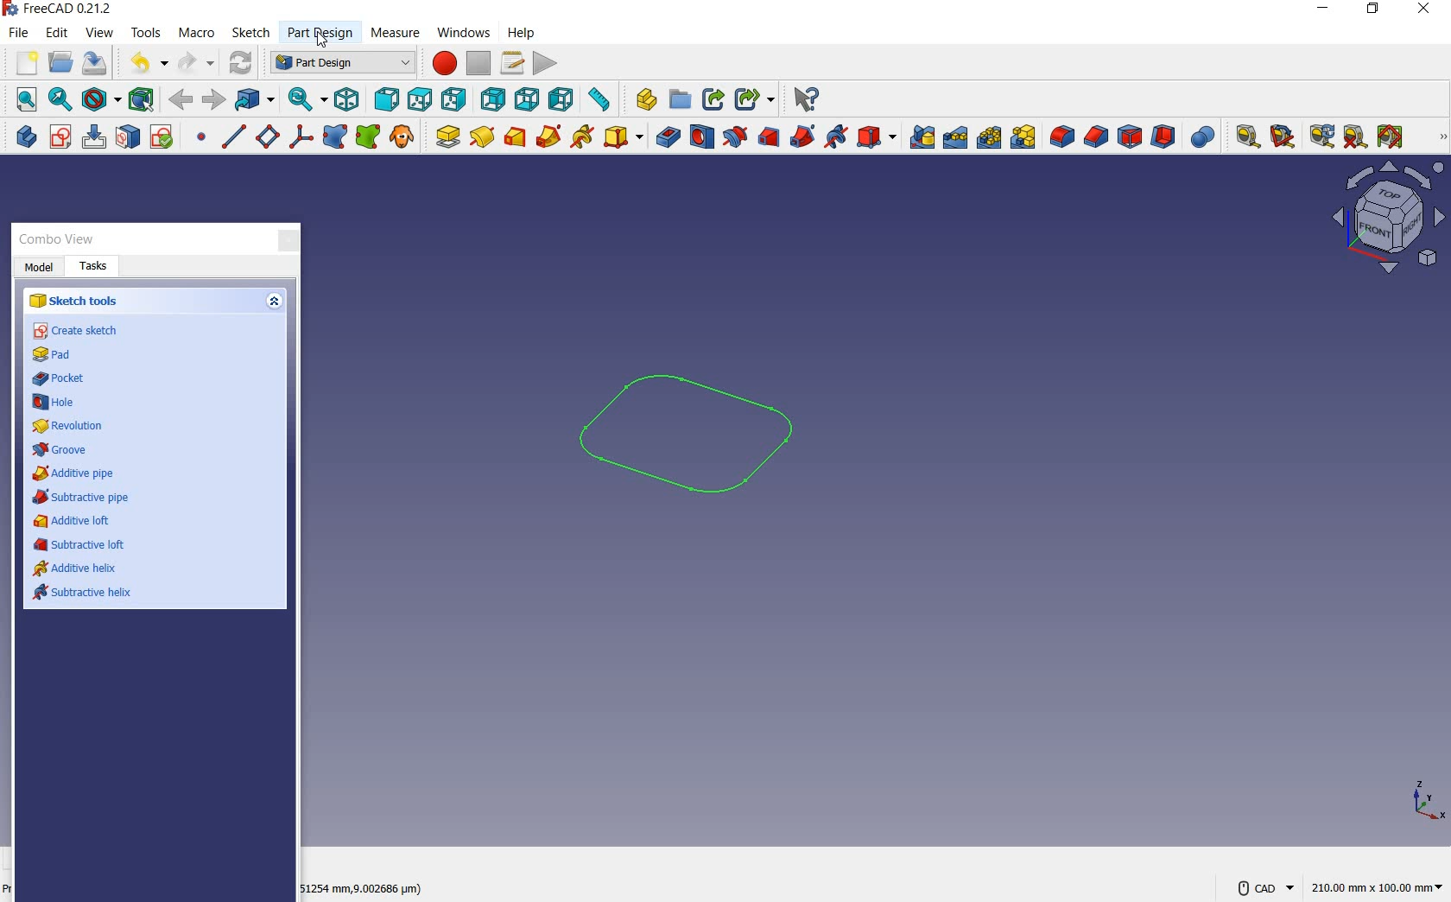 The width and height of the screenshot is (1451, 902). What do you see at coordinates (324, 33) in the screenshot?
I see `Part Design` at bounding box center [324, 33].